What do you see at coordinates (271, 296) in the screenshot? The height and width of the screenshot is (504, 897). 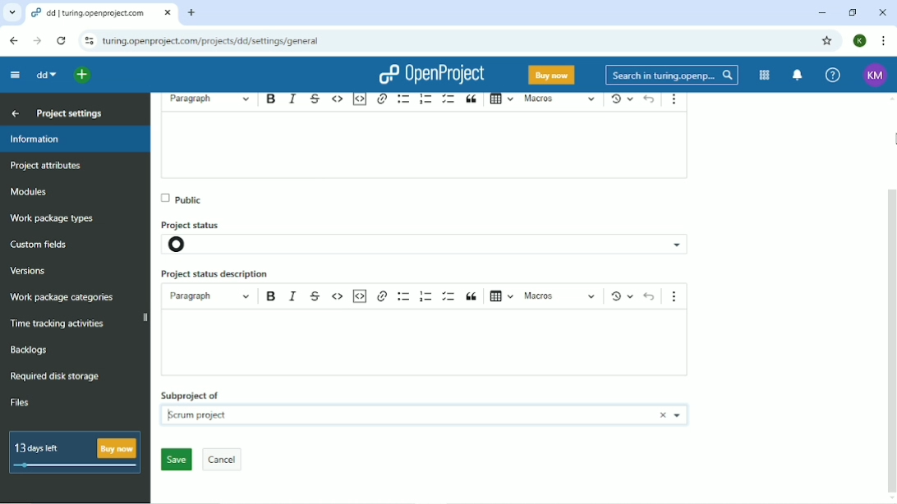 I see `Bold` at bounding box center [271, 296].